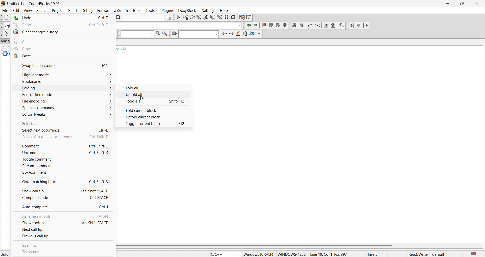 Image resolution: width=485 pixels, height=257 pixels. I want to click on pllugins, so click(167, 10).